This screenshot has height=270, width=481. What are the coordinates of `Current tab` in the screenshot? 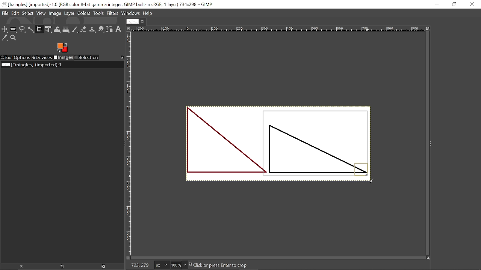 It's located at (132, 21).